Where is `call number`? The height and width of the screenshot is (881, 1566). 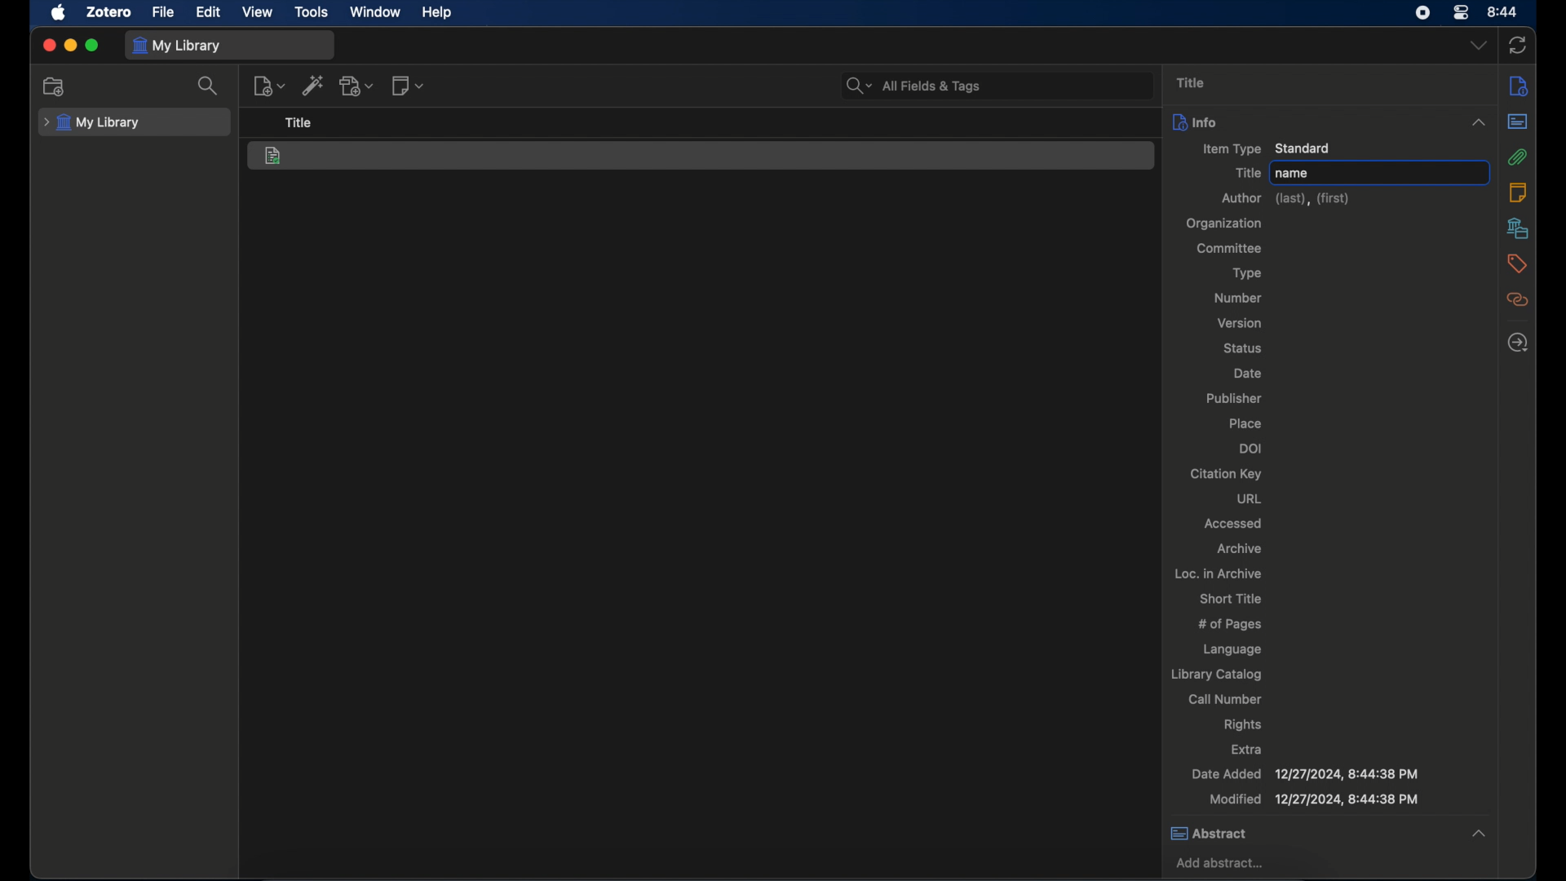 call number is located at coordinates (1225, 701).